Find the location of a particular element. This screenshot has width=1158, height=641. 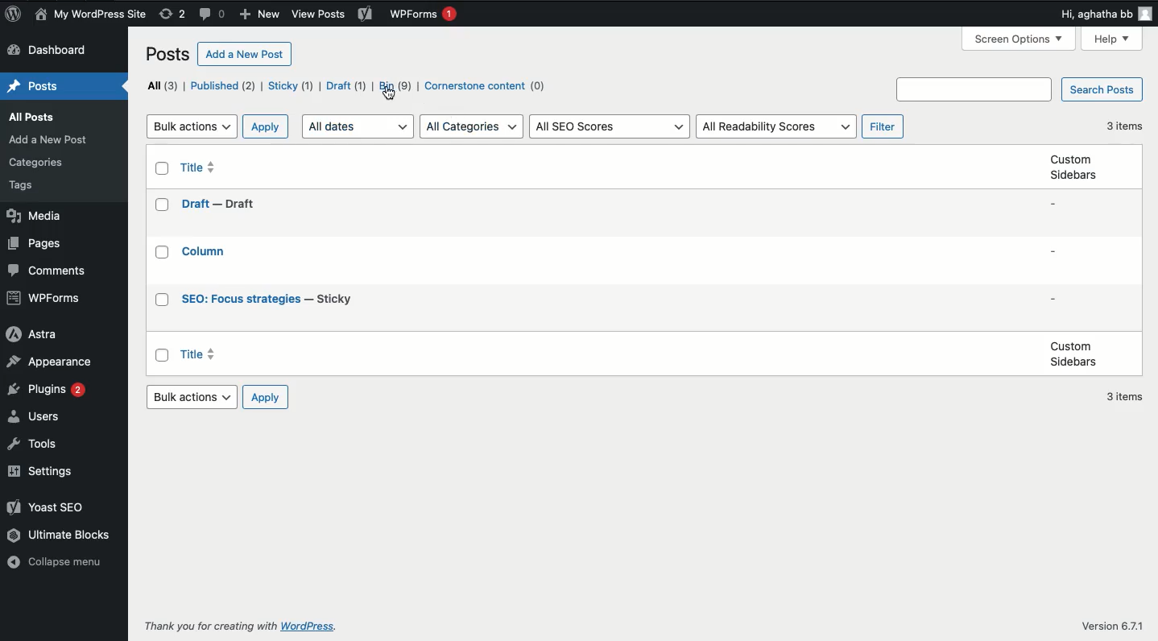

Astra is located at coordinates (35, 335).